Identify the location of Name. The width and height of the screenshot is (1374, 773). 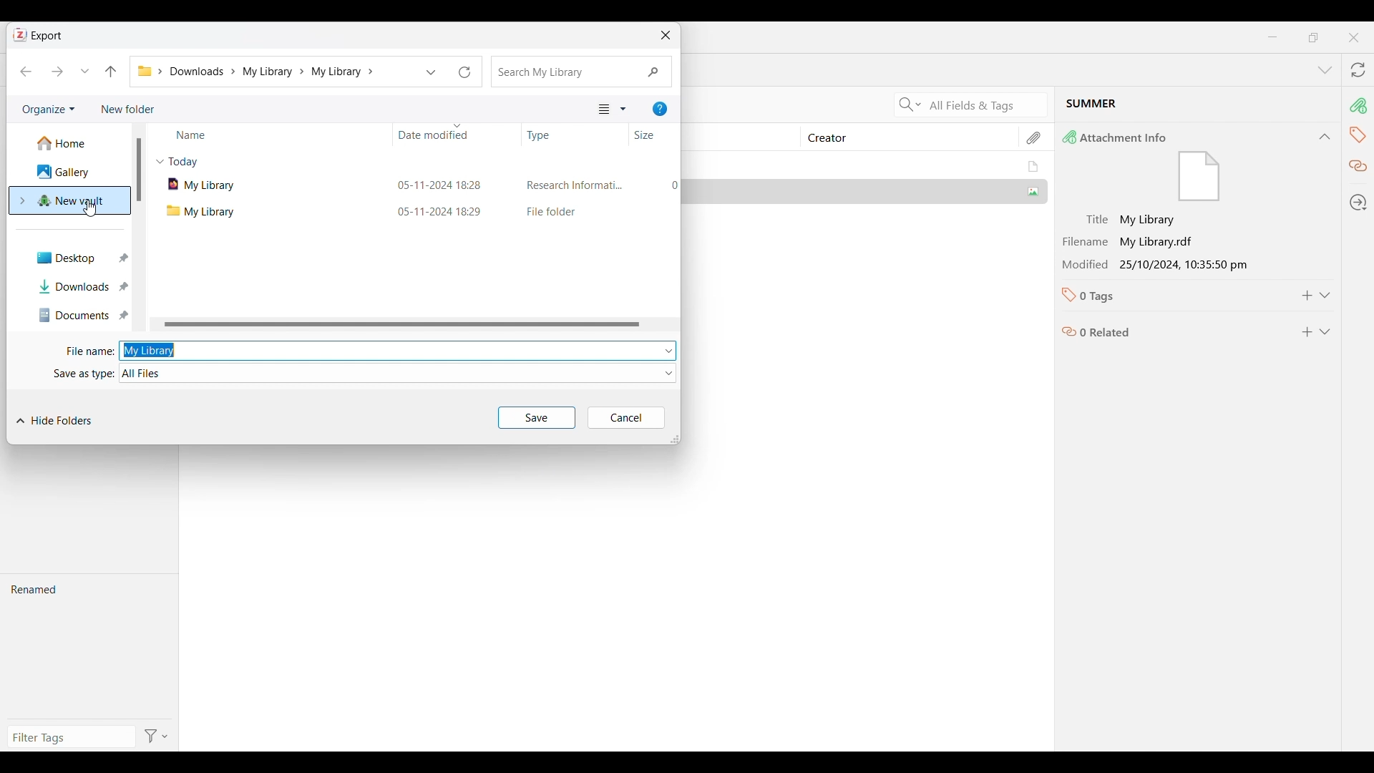
(272, 134).